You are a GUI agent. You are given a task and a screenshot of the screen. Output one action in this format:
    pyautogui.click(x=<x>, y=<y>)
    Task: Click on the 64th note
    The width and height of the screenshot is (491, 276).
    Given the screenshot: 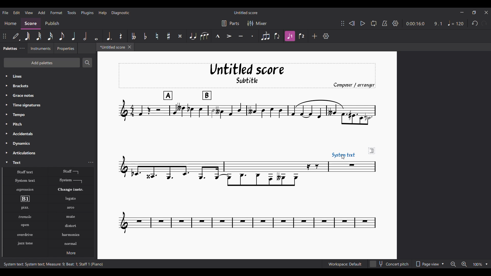 What is the action you would take?
    pyautogui.click(x=27, y=36)
    